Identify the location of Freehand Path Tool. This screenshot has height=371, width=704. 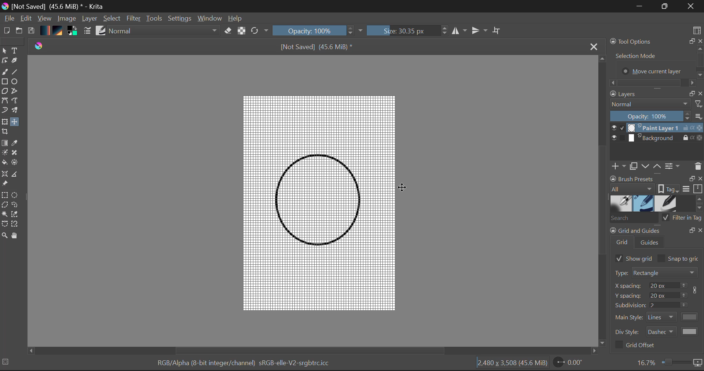
(18, 102).